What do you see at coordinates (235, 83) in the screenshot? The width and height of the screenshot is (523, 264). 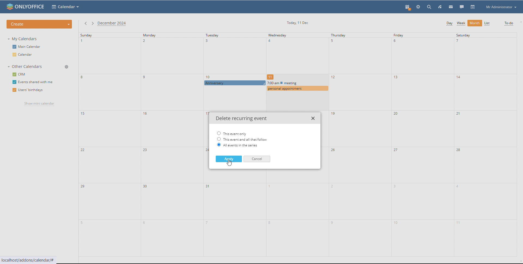 I see `recurring event` at bounding box center [235, 83].